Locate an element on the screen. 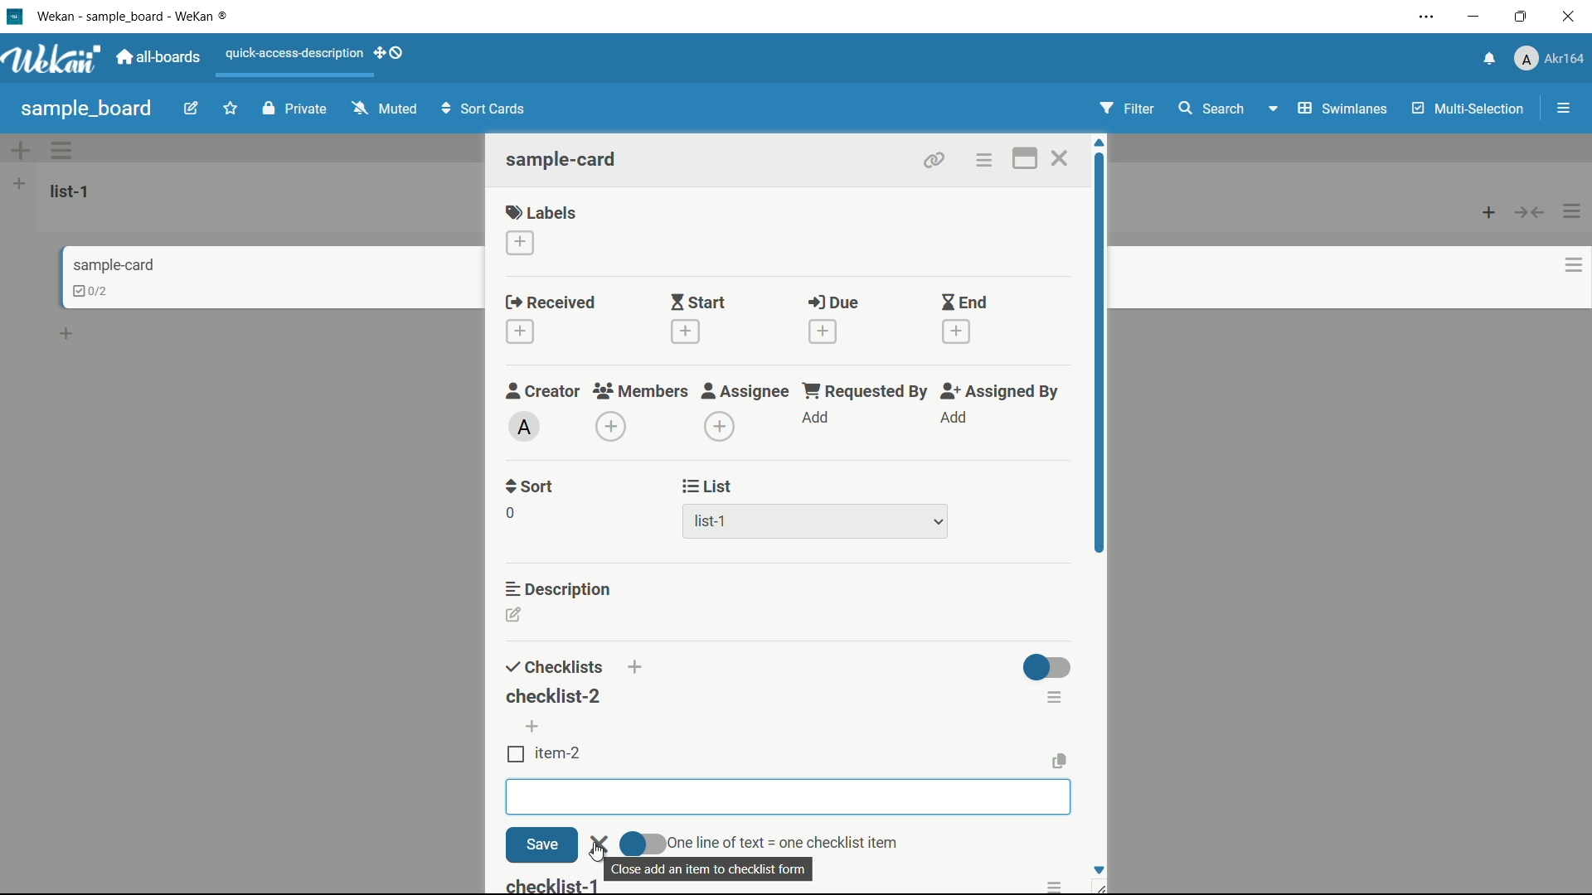 Image resolution: width=1592 pixels, height=895 pixels. save is located at coordinates (540, 845).